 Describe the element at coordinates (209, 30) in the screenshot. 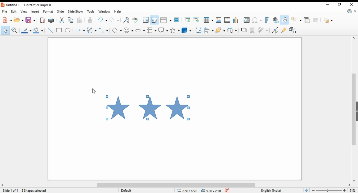

I see `align objects` at that location.